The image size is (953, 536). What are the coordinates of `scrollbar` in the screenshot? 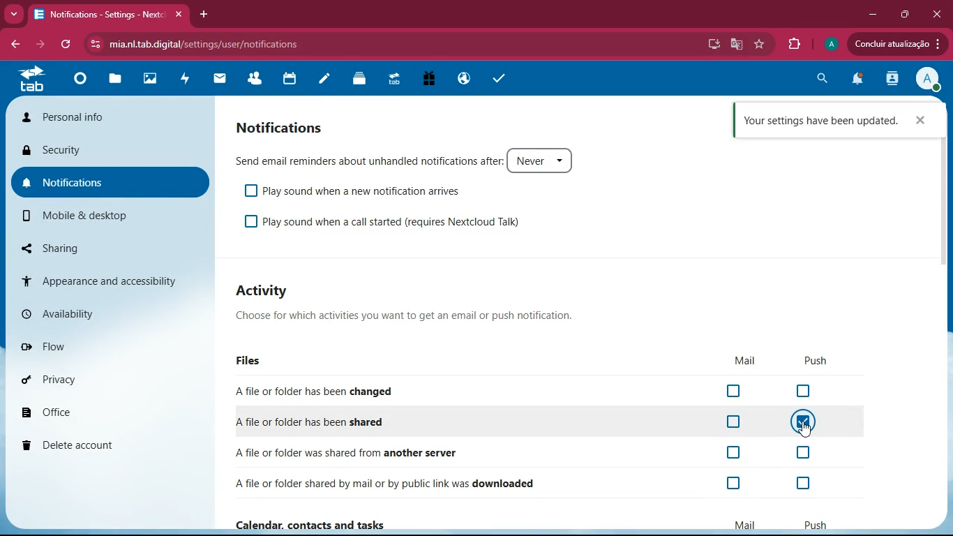 It's located at (945, 220).